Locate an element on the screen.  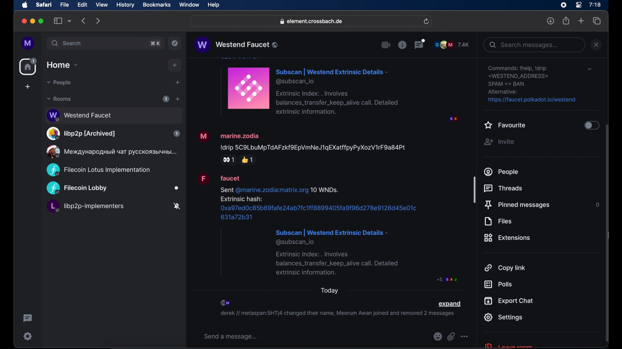
close is located at coordinates (596, 45).